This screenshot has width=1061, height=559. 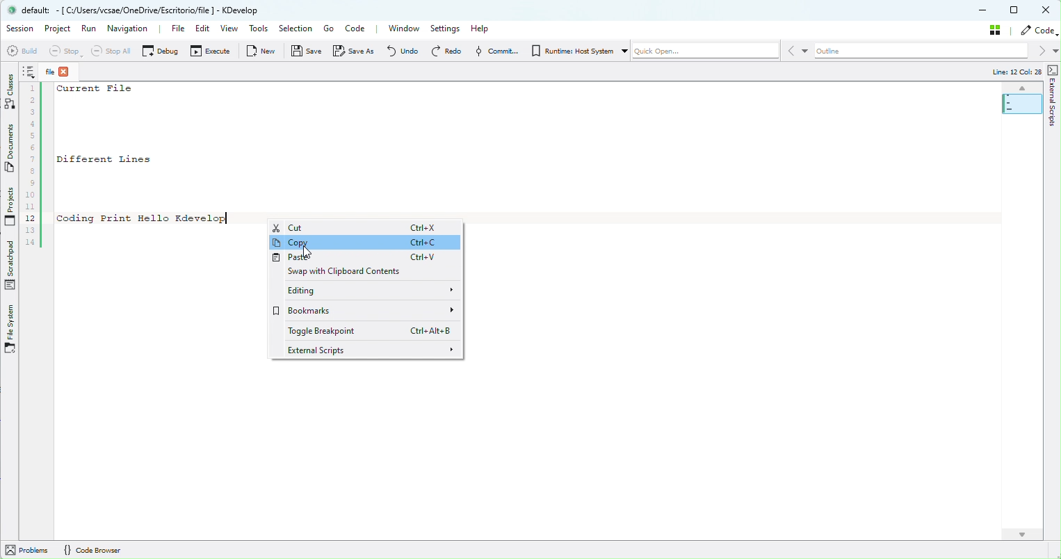 I want to click on 1urrent Files234567| Different Lines5s10112| coding Print Hello Kdevelop|1314, so click(x=132, y=168).